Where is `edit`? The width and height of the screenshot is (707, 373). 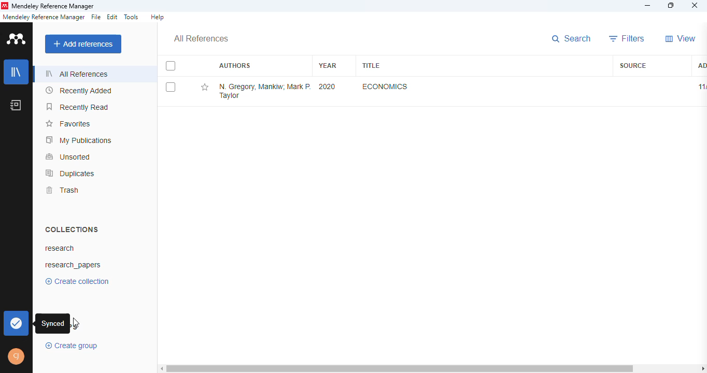 edit is located at coordinates (112, 17).